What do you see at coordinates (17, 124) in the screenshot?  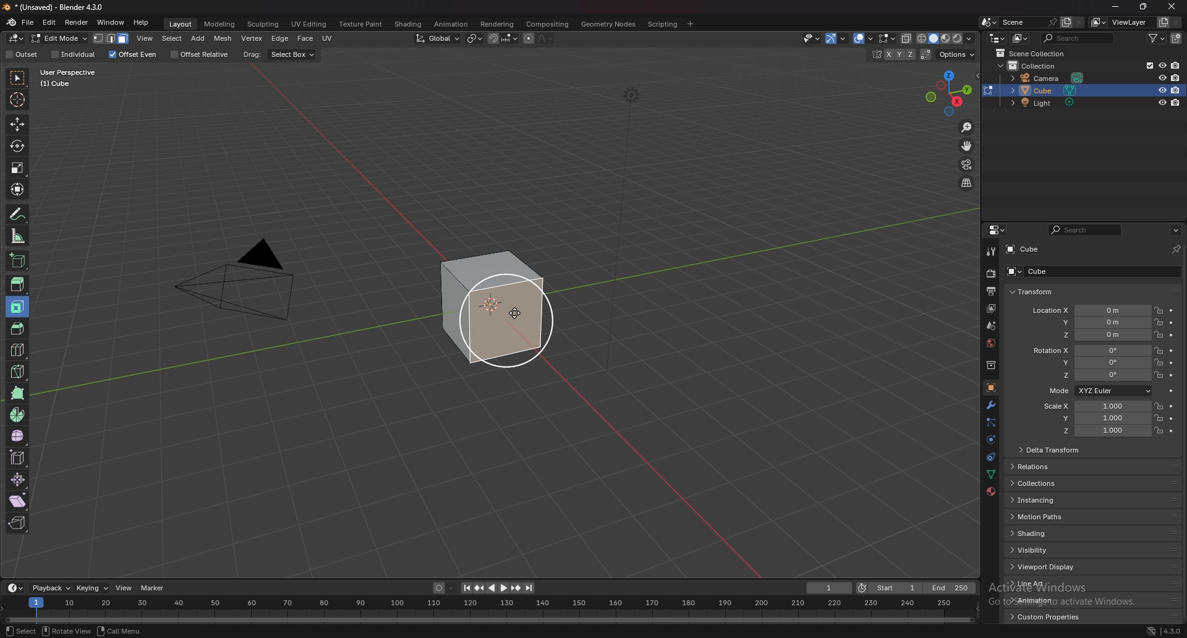 I see `move` at bounding box center [17, 124].